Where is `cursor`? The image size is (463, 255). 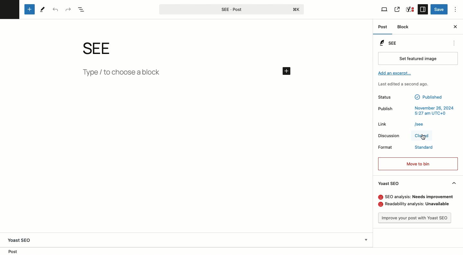
cursor is located at coordinates (426, 139).